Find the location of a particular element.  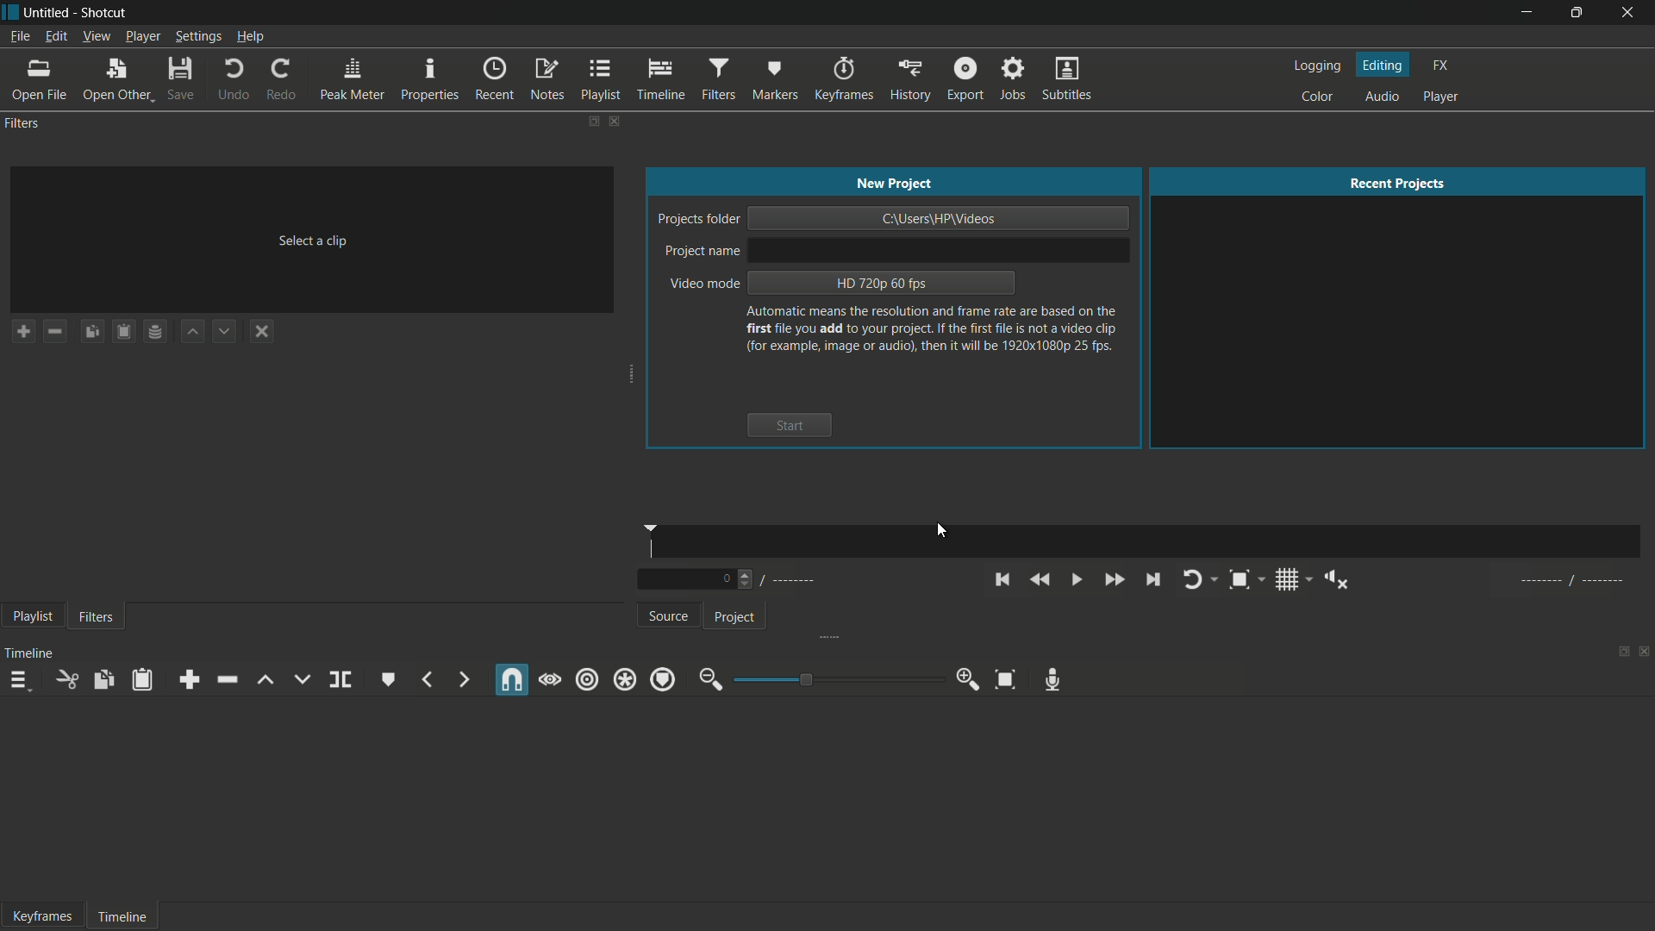

open file is located at coordinates (39, 81).